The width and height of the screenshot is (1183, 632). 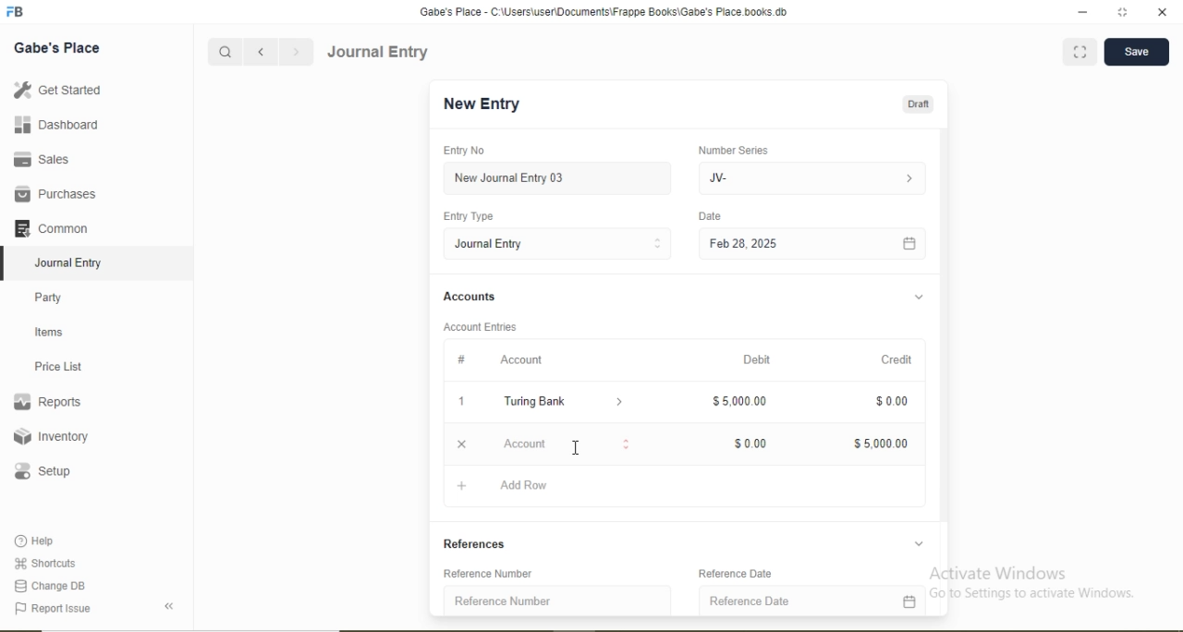 I want to click on Journal Entry, so click(x=491, y=244).